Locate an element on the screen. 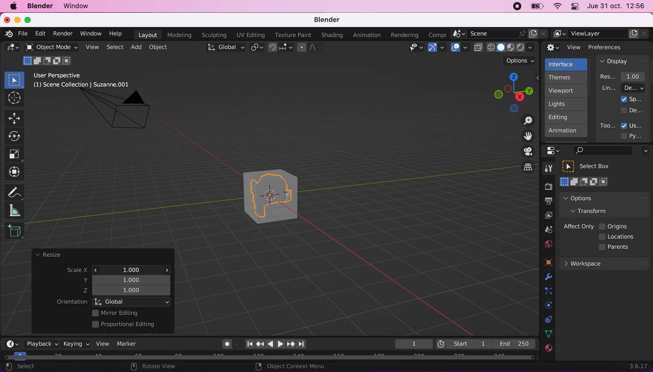 This screenshot has height=372, width=653. data is located at coordinates (547, 333).